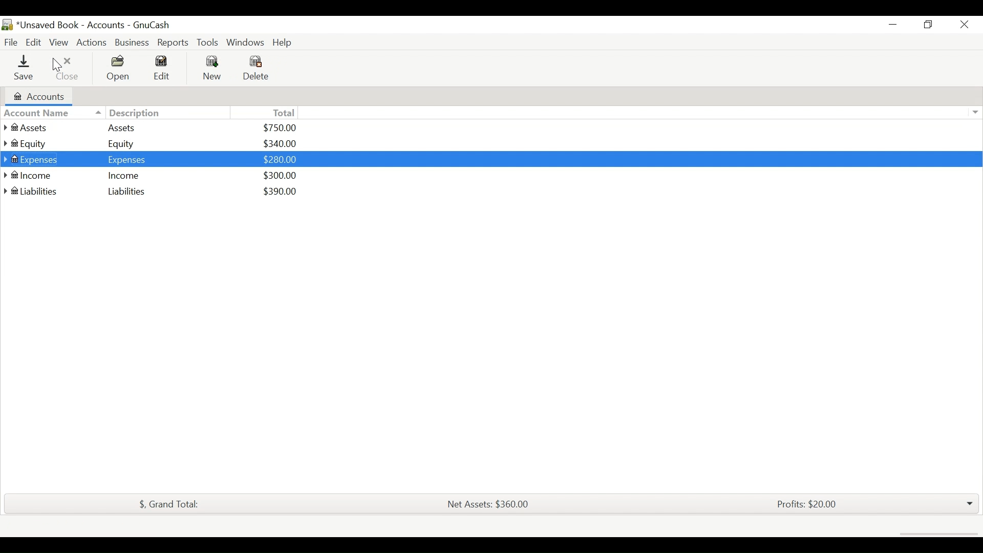  What do you see at coordinates (927, 26) in the screenshot?
I see `maximize` at bounding box center [927, 26].